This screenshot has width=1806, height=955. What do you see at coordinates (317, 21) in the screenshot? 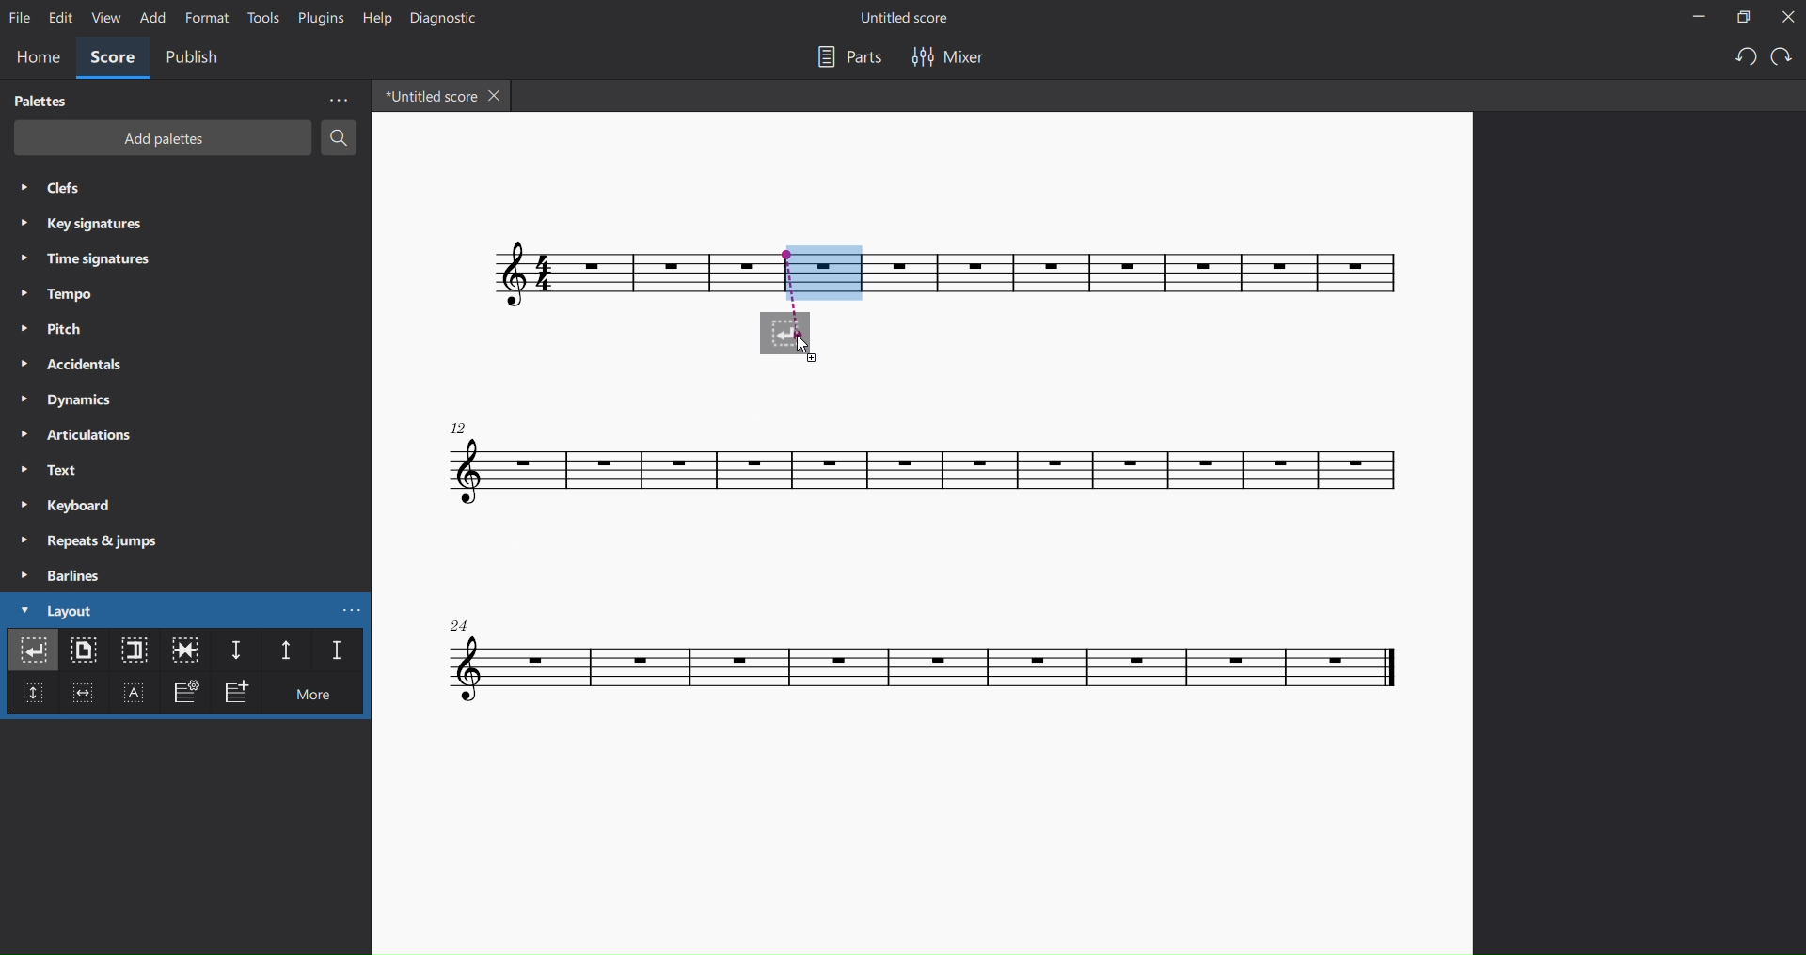
I see `plugins` at bounding box center [317, 21].